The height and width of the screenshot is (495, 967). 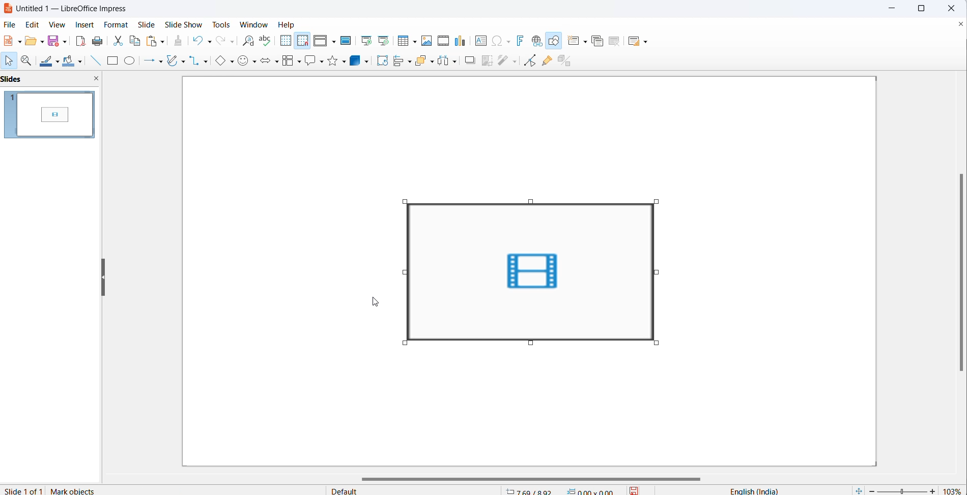 What do you see at coordinates (961, 274) in the screenshot?
I see `vertical scroll bar` at bounding box center [961, 274].